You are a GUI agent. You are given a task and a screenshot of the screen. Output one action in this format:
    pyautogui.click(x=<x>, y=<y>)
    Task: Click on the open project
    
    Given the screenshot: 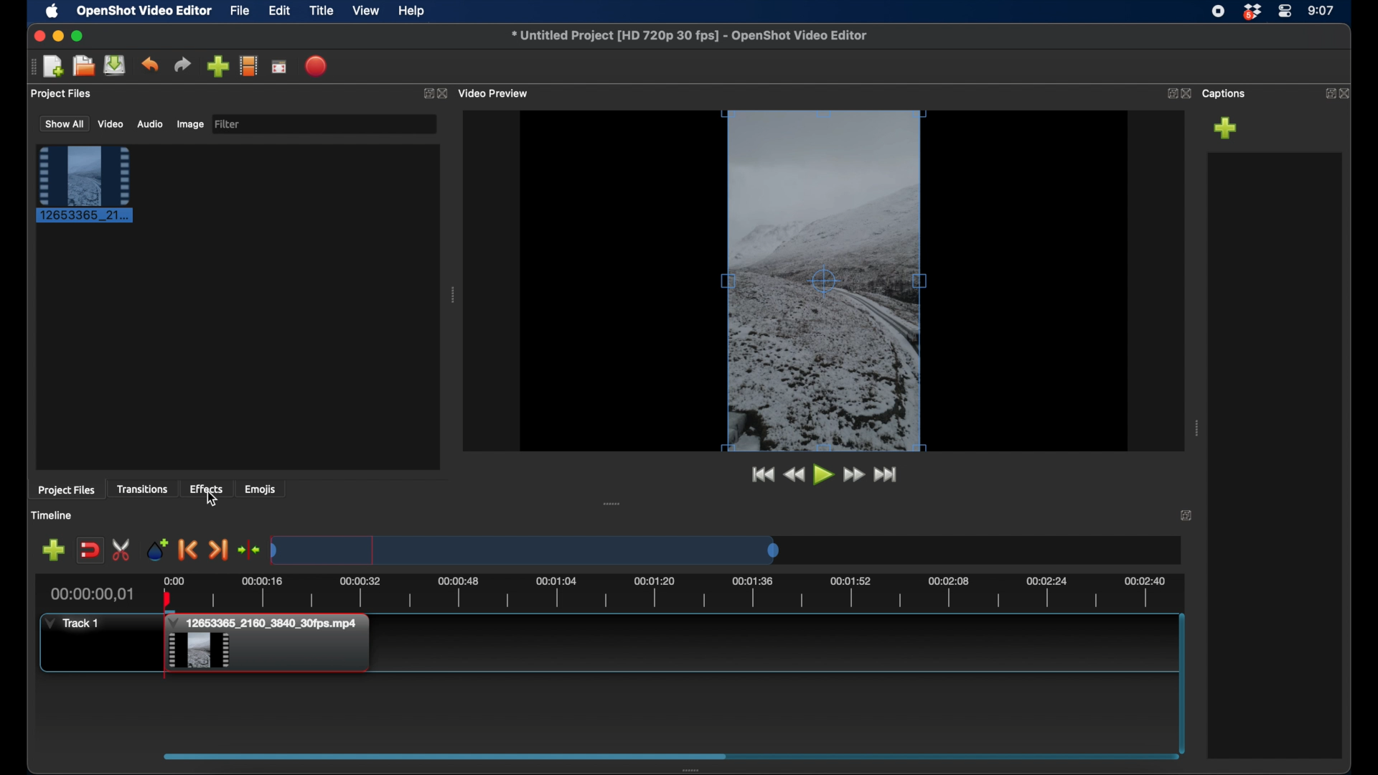 What is the action you would take?
    pyautogui.click(x=82, y=66)
    